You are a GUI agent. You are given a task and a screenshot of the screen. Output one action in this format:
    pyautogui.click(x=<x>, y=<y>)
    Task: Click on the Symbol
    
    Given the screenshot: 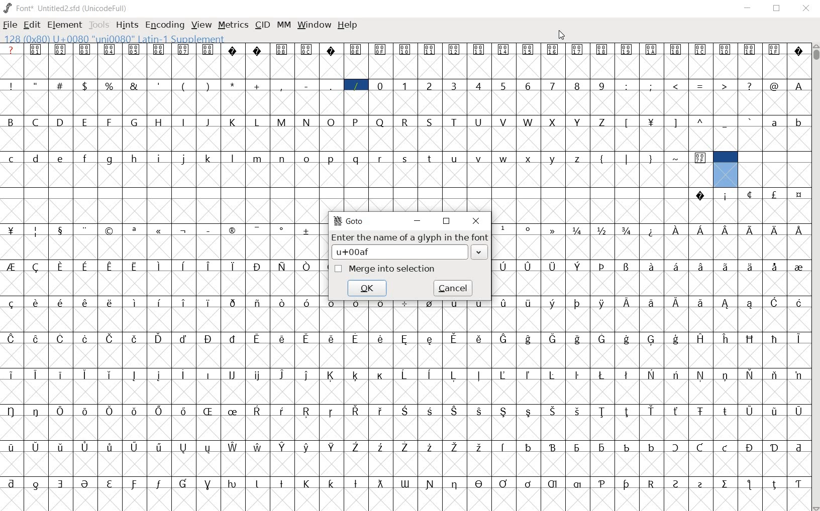 What is the action you would take?
    pyautogui.click(x=207, y=374)
    